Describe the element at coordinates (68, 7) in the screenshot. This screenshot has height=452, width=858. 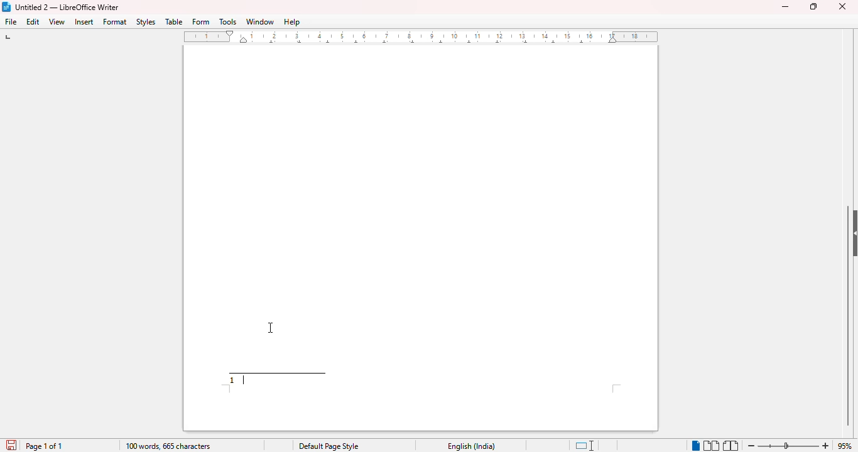
I see `Untitled 2 -- LibreOffice Writer` at that location.